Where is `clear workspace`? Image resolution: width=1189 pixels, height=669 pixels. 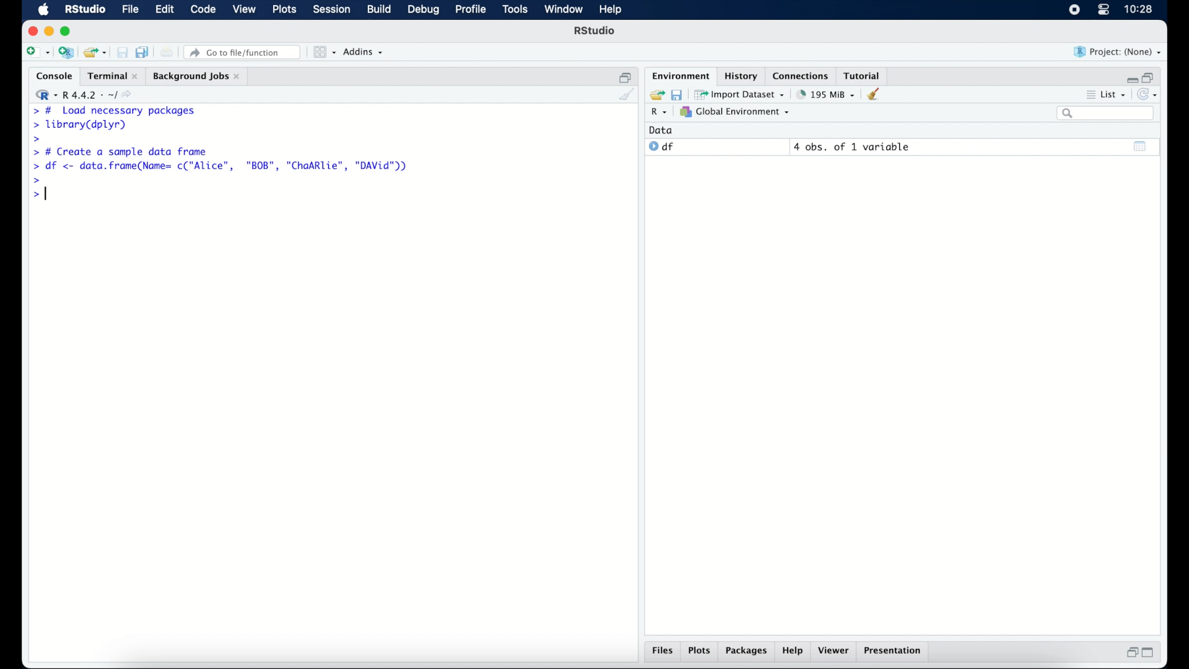 clear workspace is located at coordinates (878, 95).